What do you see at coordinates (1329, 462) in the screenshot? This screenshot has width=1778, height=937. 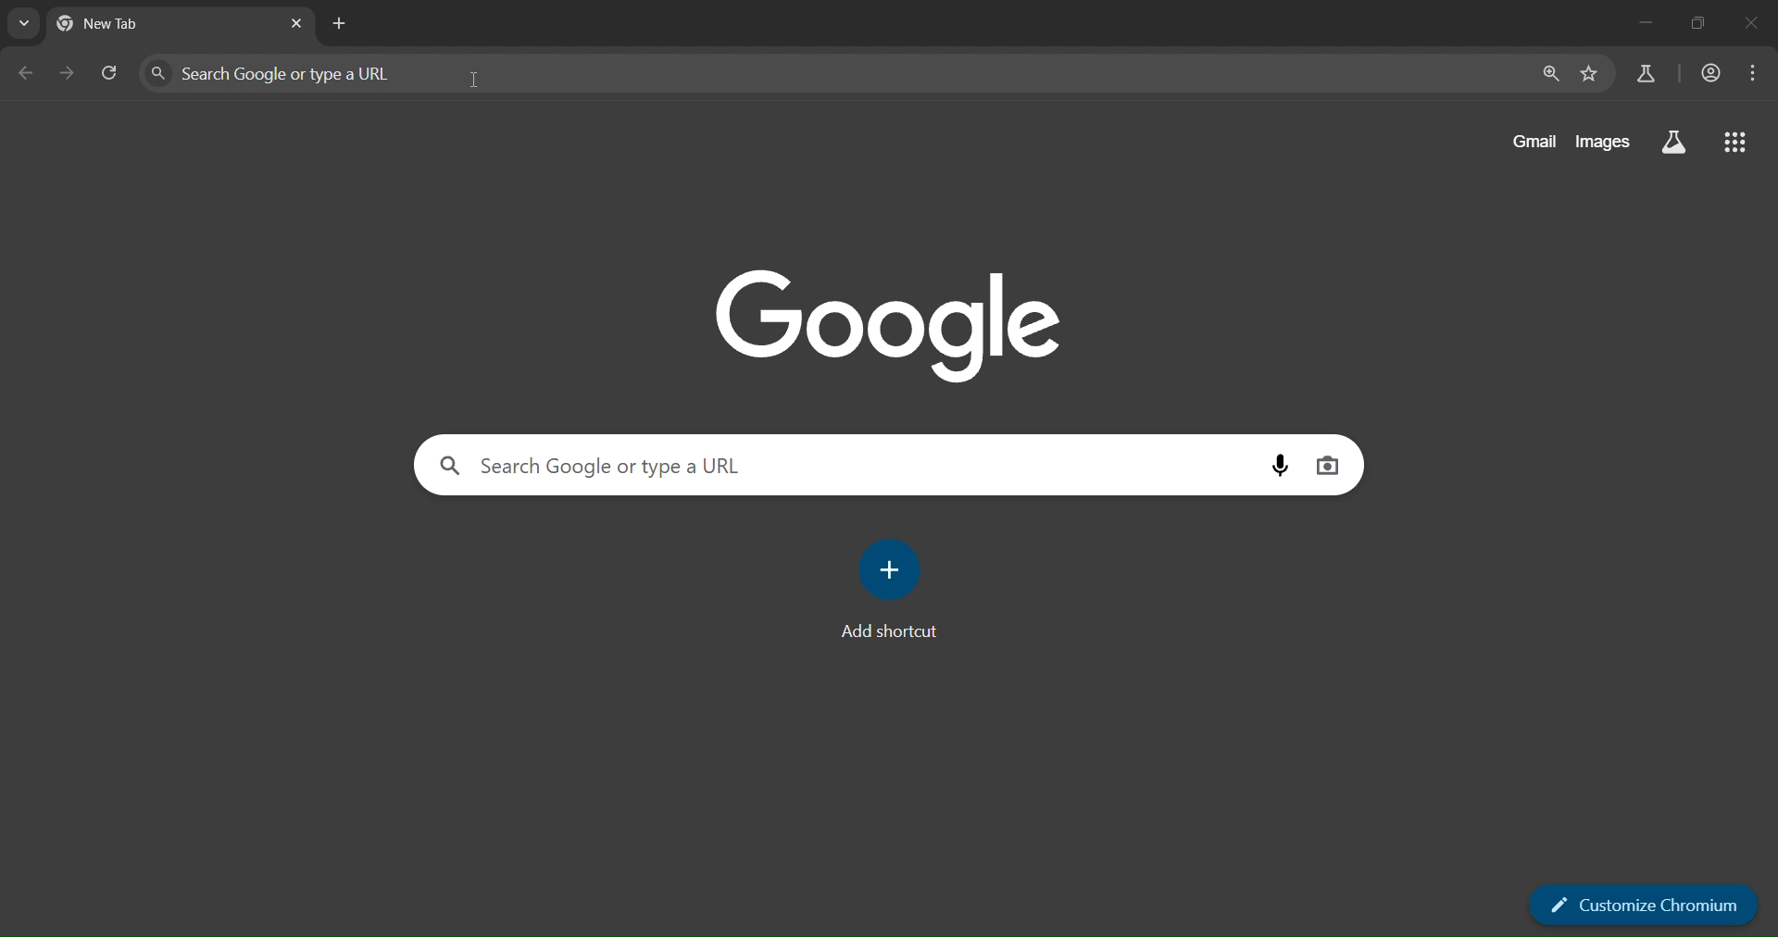 I see `image search` at bounding box center [1329, 462].